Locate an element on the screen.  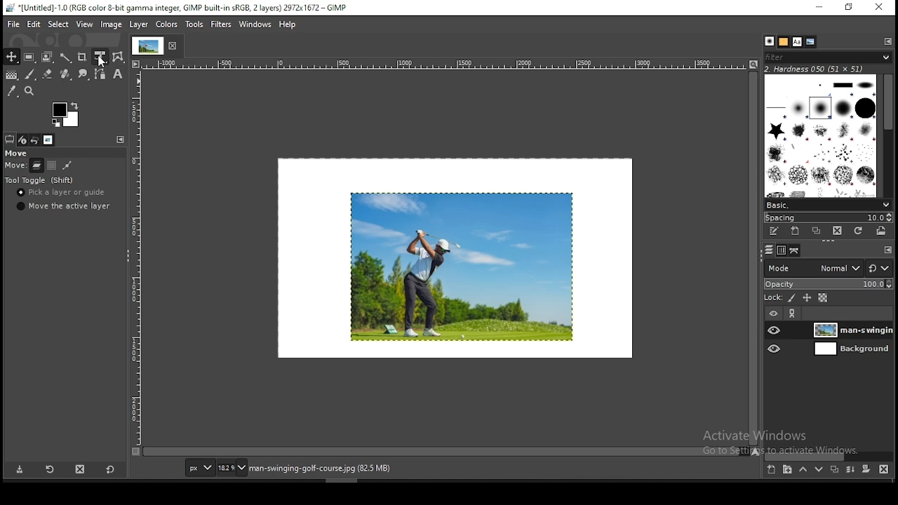
gradient tool is located at coordinates (14, 75).